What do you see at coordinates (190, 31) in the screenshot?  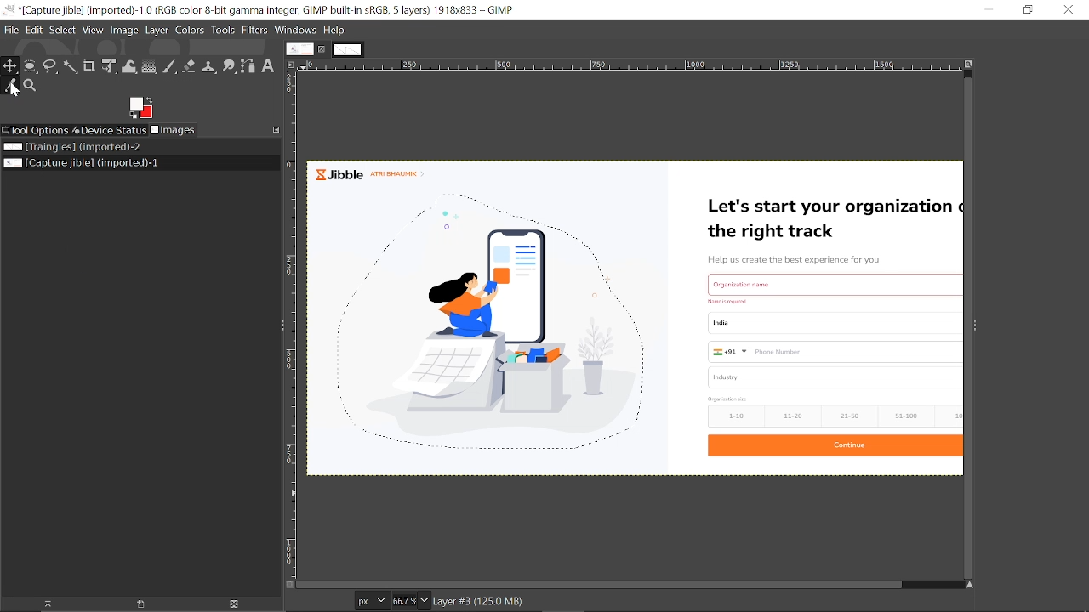 I see `Colors` at bounding box center [190, 31].